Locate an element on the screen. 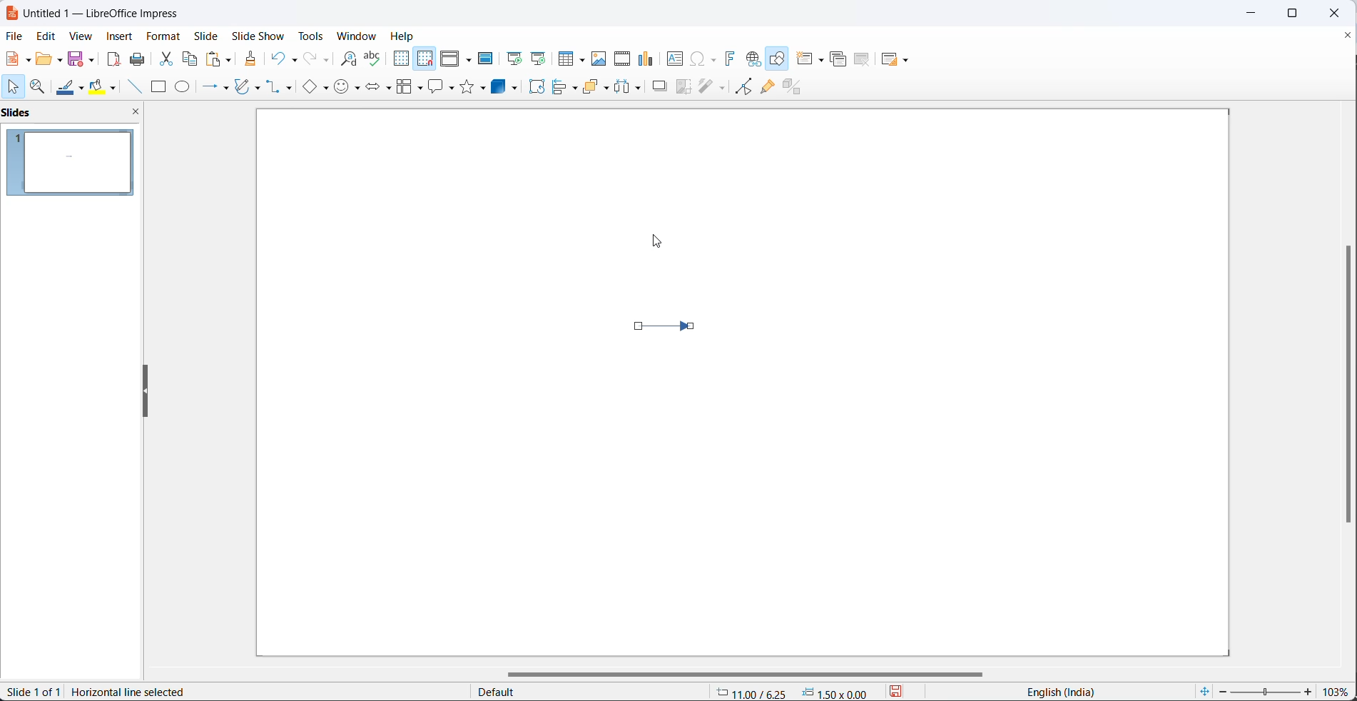  clone formatting is located at coordinates (250, 58).